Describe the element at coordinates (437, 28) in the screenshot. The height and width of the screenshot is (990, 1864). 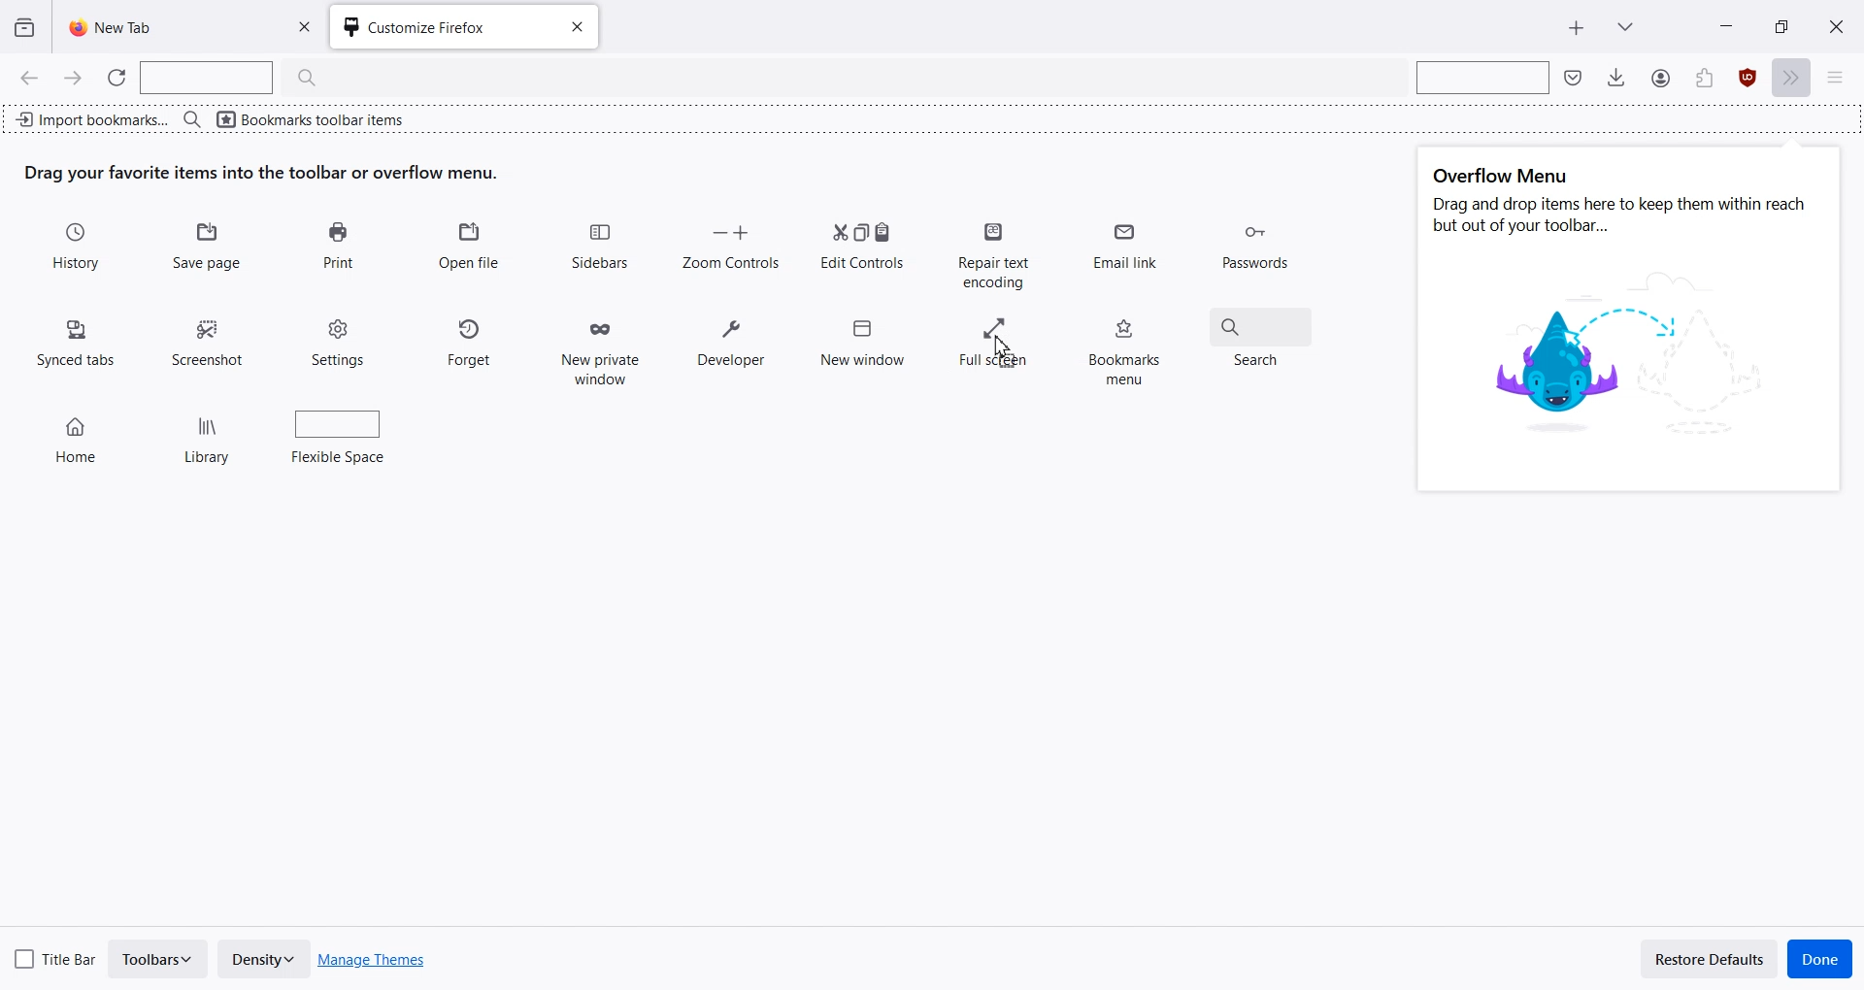
I see `Customize Firefox` at that location.